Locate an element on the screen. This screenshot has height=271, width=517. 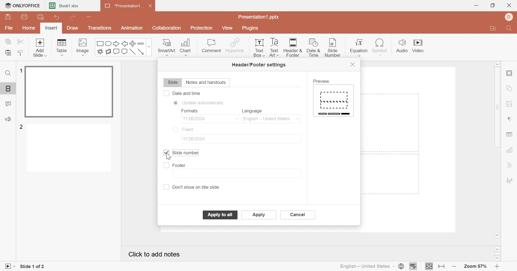
Set document language is located at coordinates (400, 266).